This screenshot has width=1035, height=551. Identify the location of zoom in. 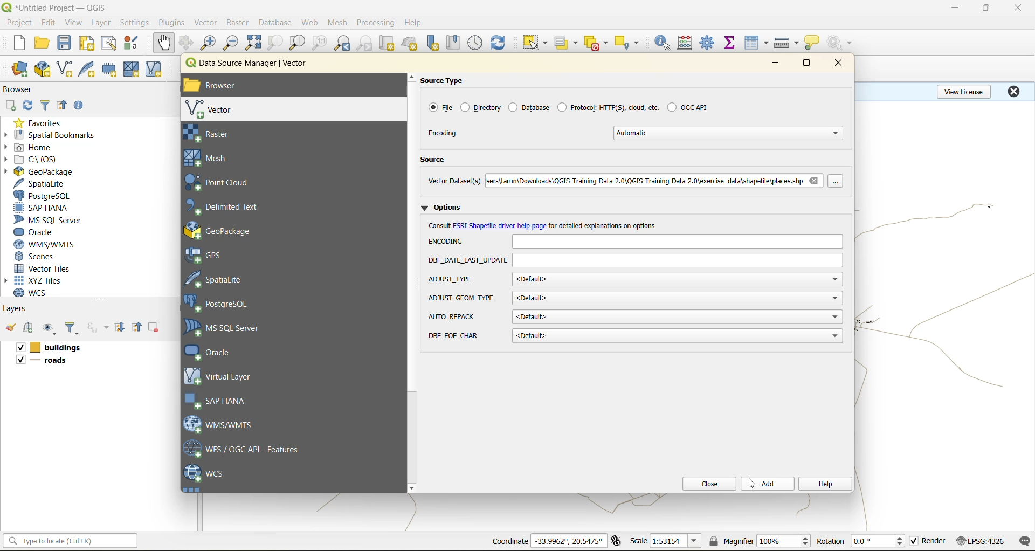
(210, 43).